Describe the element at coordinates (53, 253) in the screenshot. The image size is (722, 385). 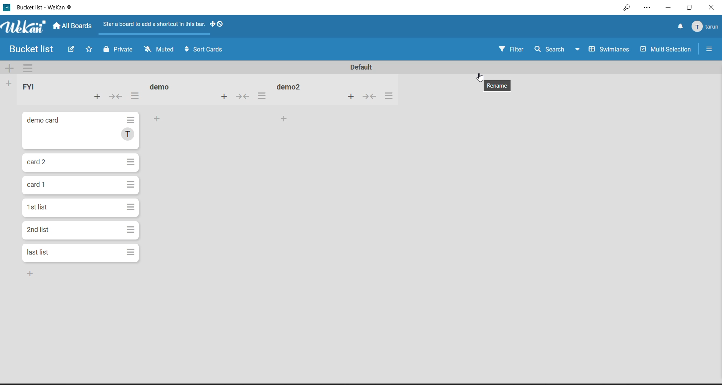
I see `card bottom of the list` at that location.